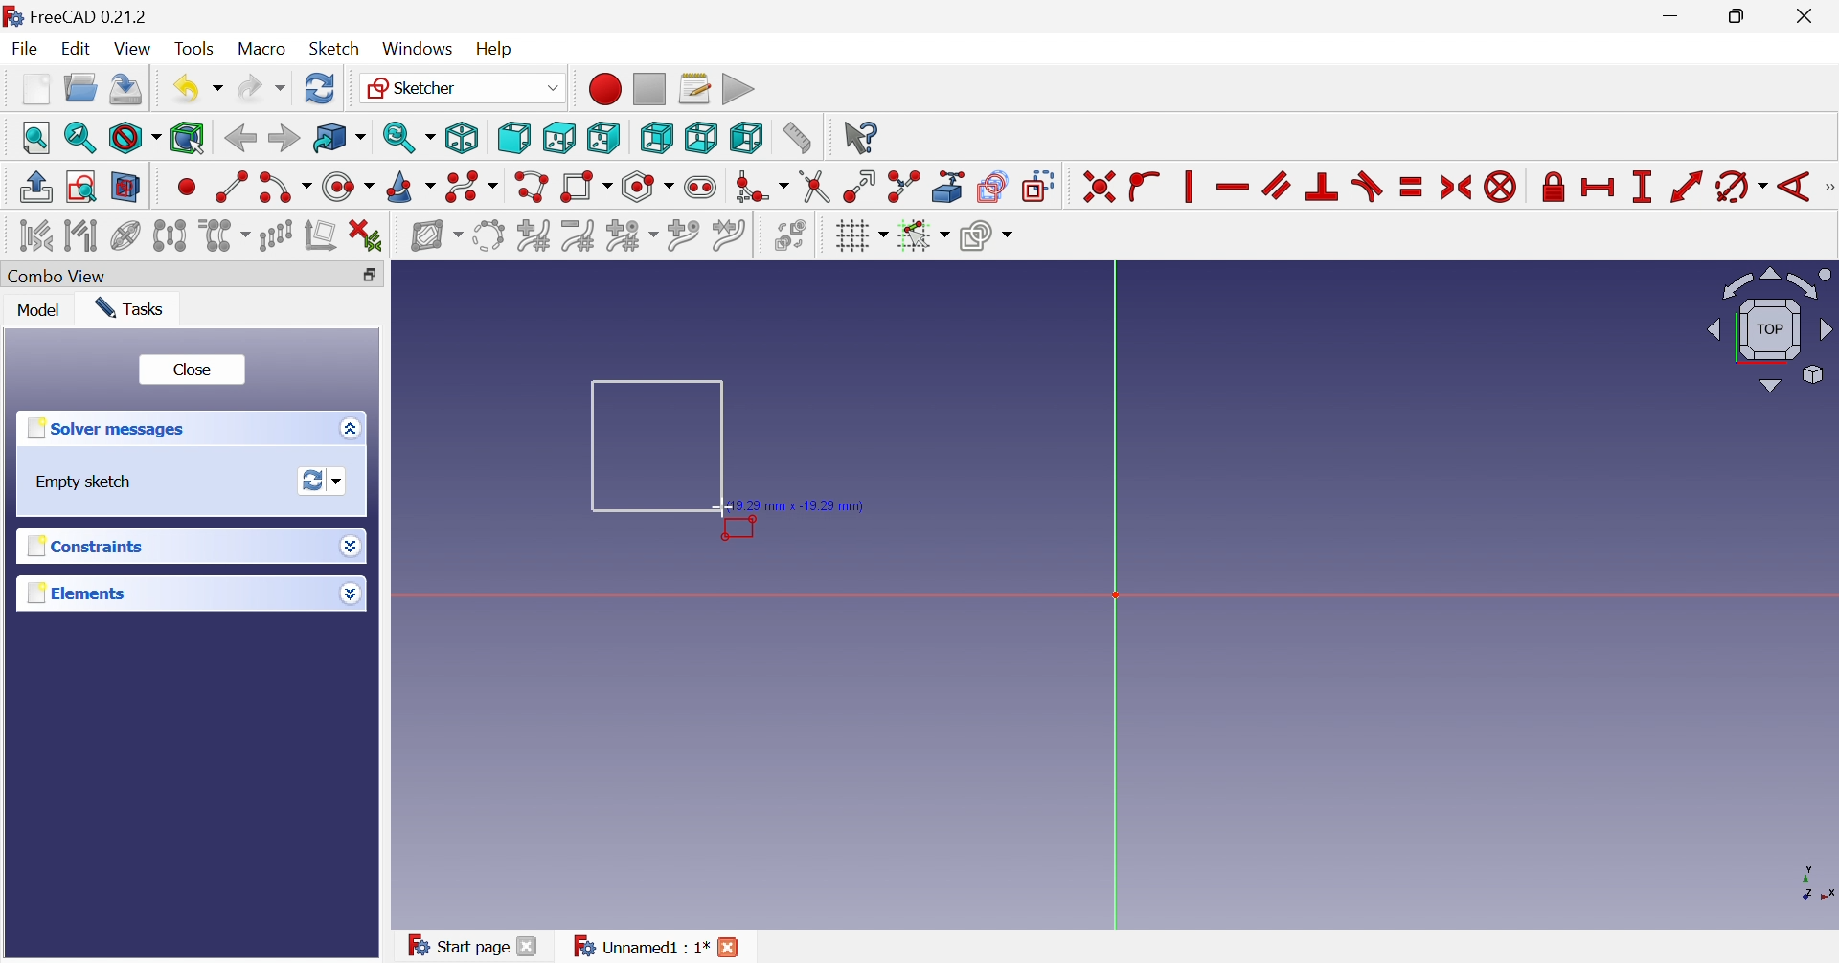 The image size is (1839, 963). I want to click on Modify knot multiplicity, so click(631, 237).